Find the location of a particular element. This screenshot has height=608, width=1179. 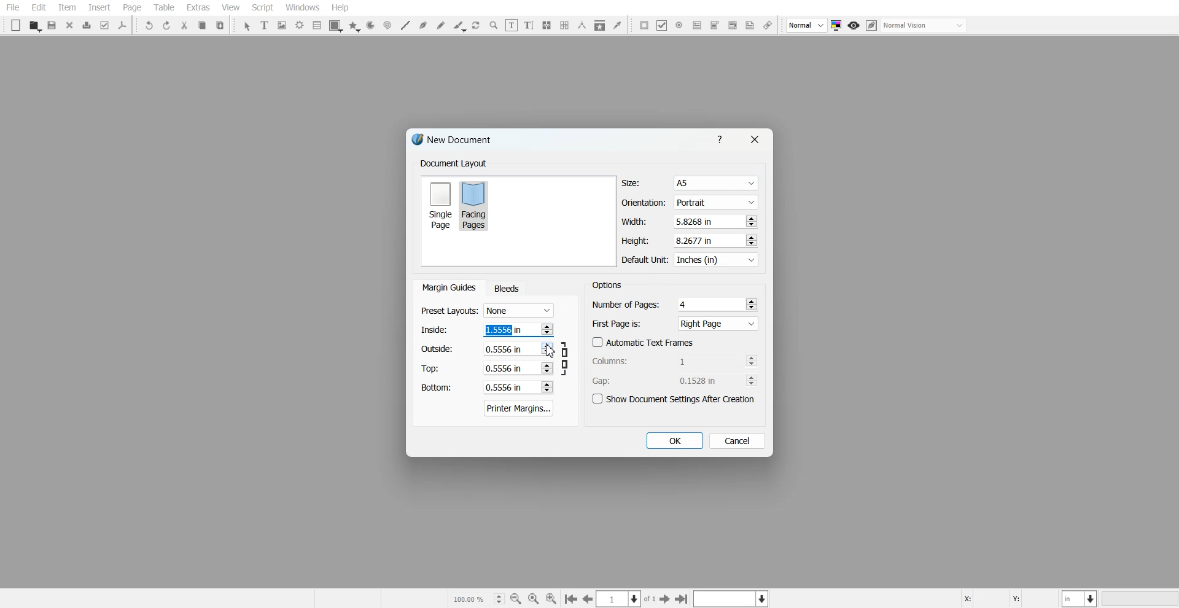

0.5556 in is located at coordinates (504, 368).